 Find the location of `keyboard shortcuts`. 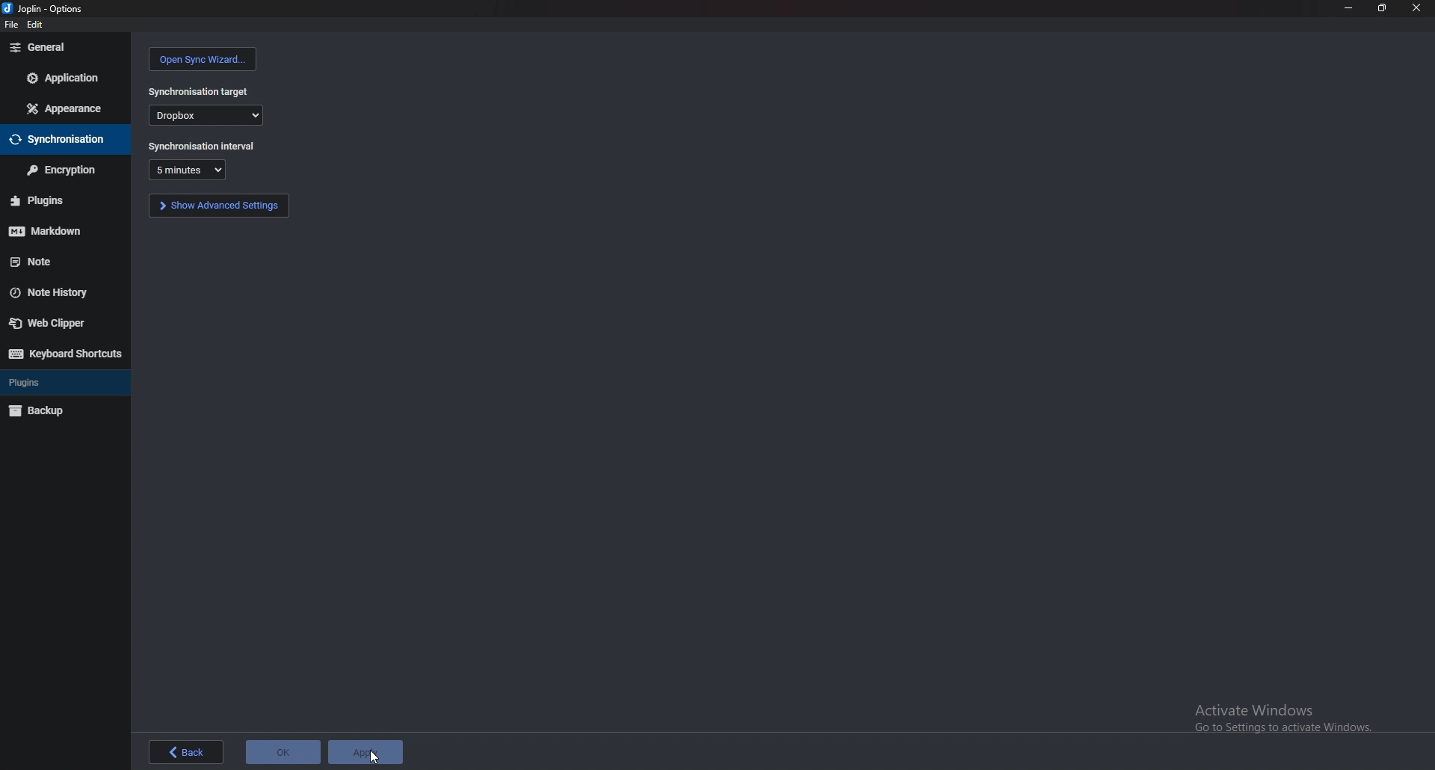

keyboard shortcuts is located at coordinates (65, 354).